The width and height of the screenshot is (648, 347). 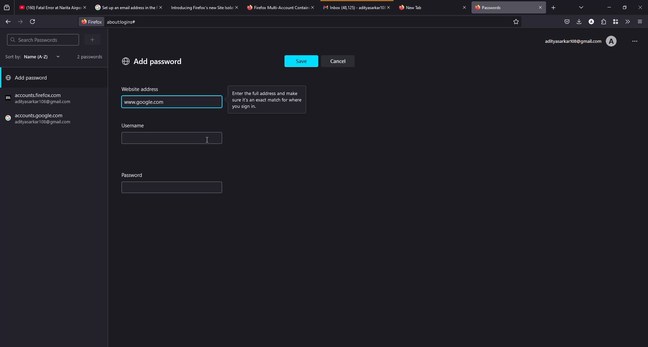 I want to click on close, so click(x=640, y=7).